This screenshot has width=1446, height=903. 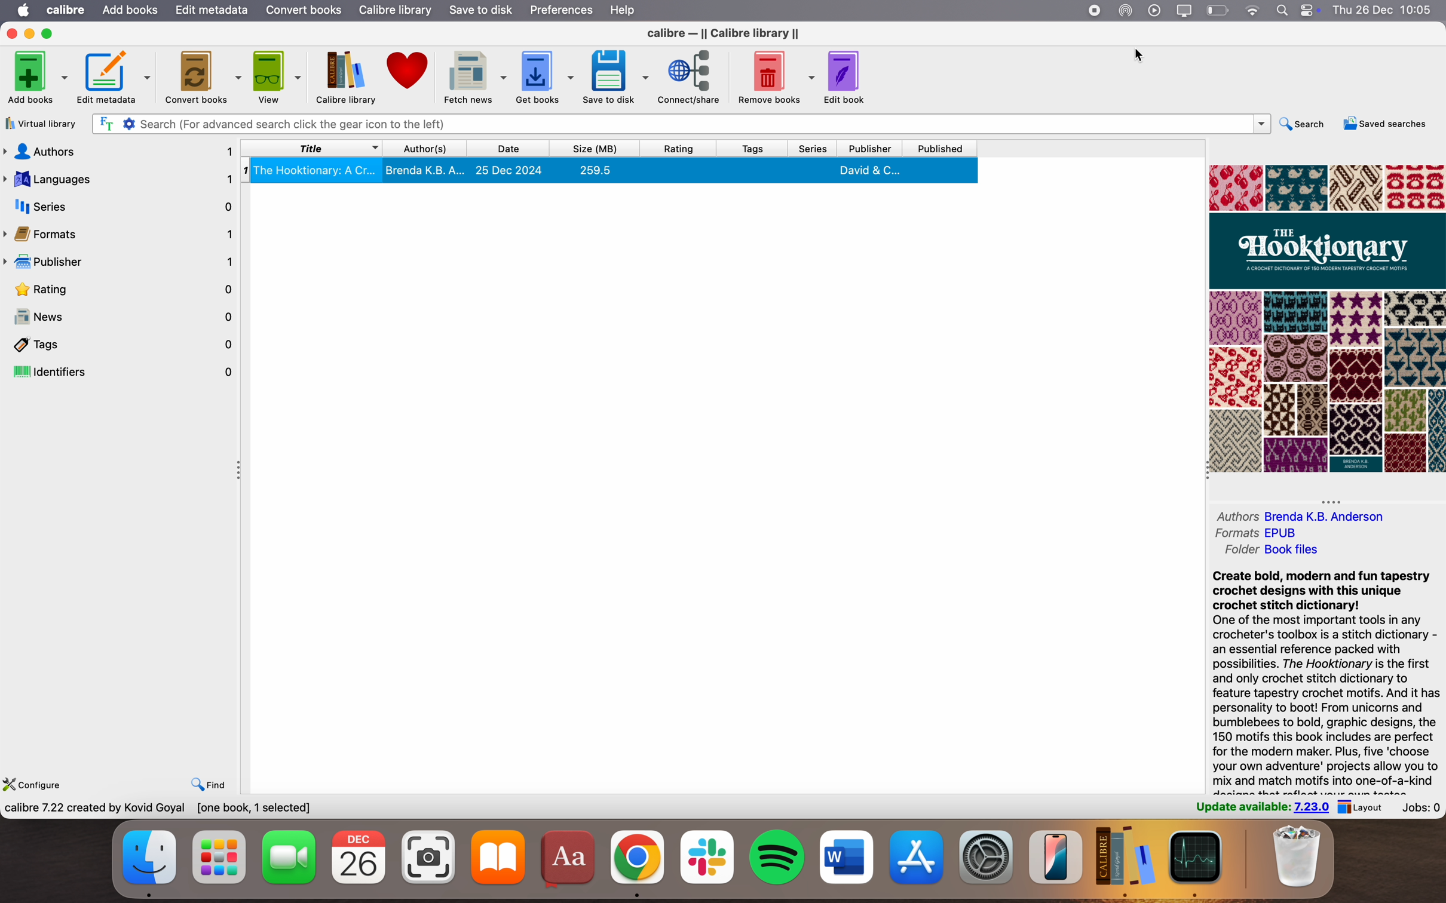 I want to click on published, so click(x=955, y=150).